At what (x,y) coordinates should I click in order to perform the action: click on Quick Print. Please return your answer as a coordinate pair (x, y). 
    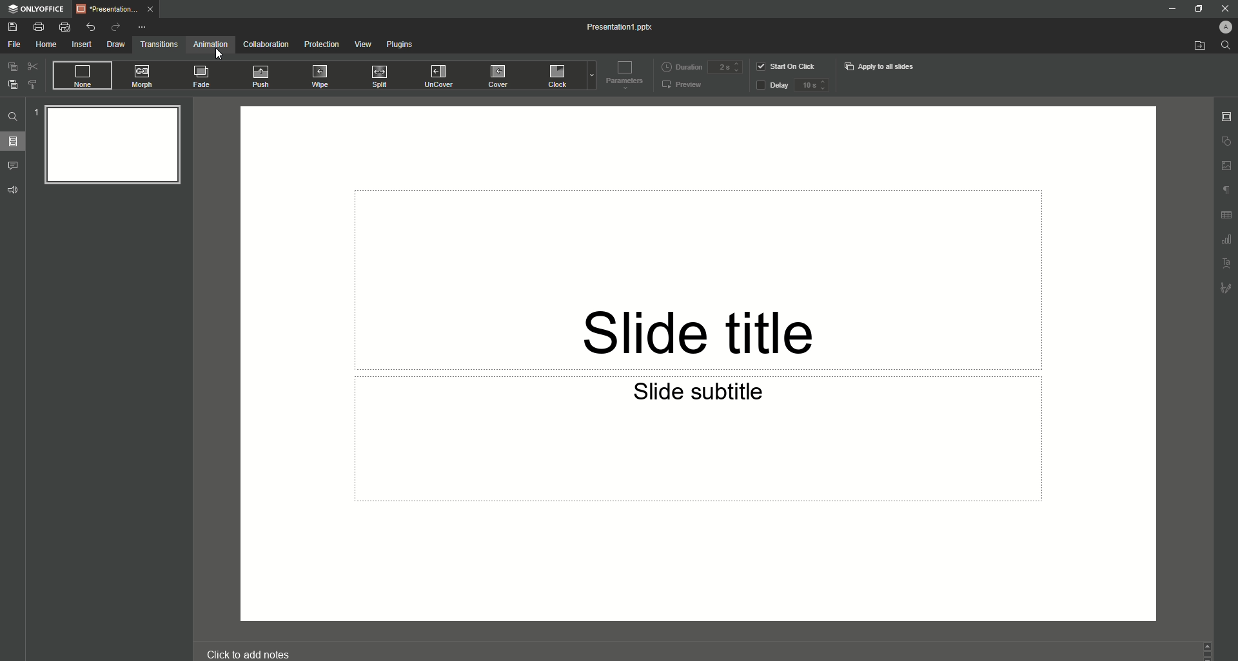
    Looking at the image, I should click on (64, 27).